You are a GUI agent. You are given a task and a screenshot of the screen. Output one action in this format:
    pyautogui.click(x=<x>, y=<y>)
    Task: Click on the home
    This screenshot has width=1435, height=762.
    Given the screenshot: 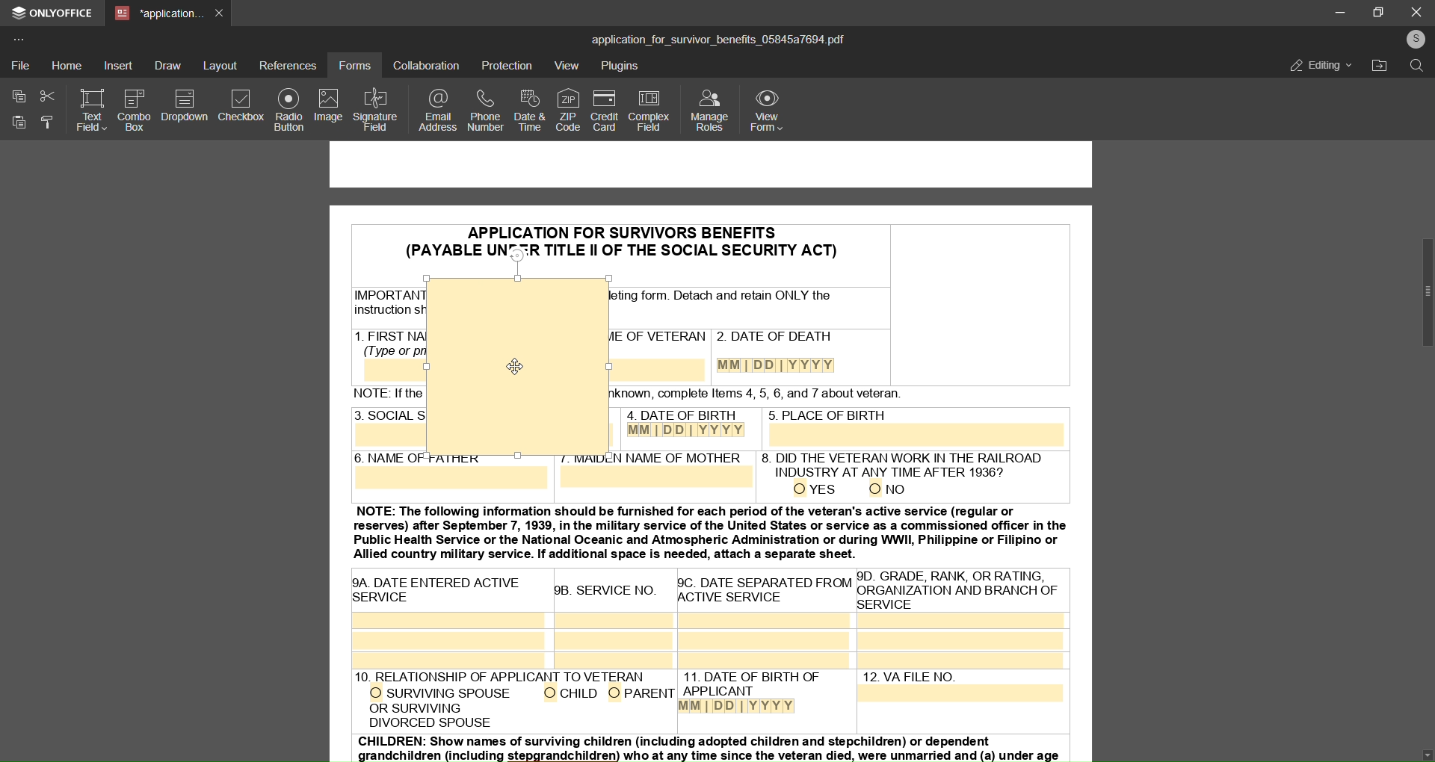 What is the action you would take?
    pyautogui.click(x=67, y=65)
    